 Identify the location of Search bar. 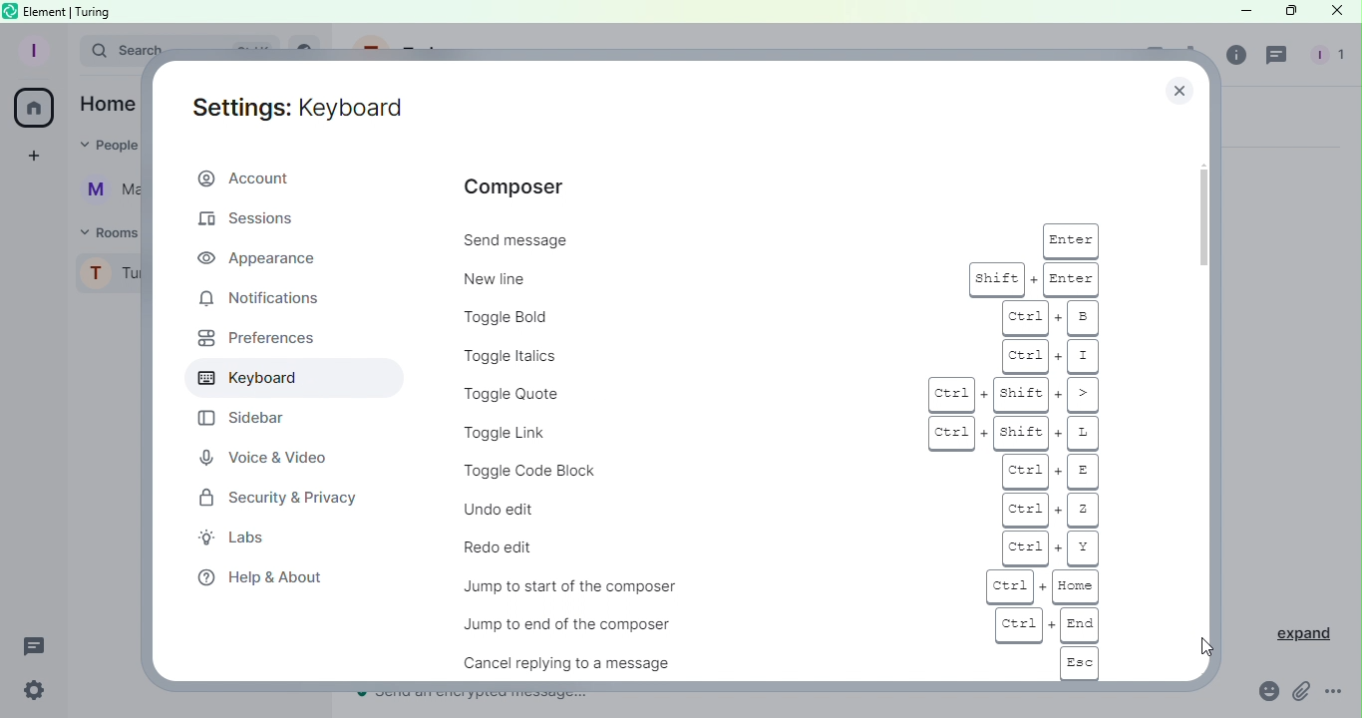
(117, 48).